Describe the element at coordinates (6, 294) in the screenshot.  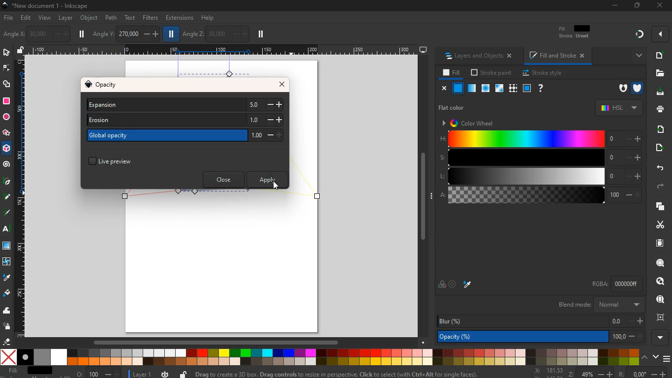
I see `paint` at that location.